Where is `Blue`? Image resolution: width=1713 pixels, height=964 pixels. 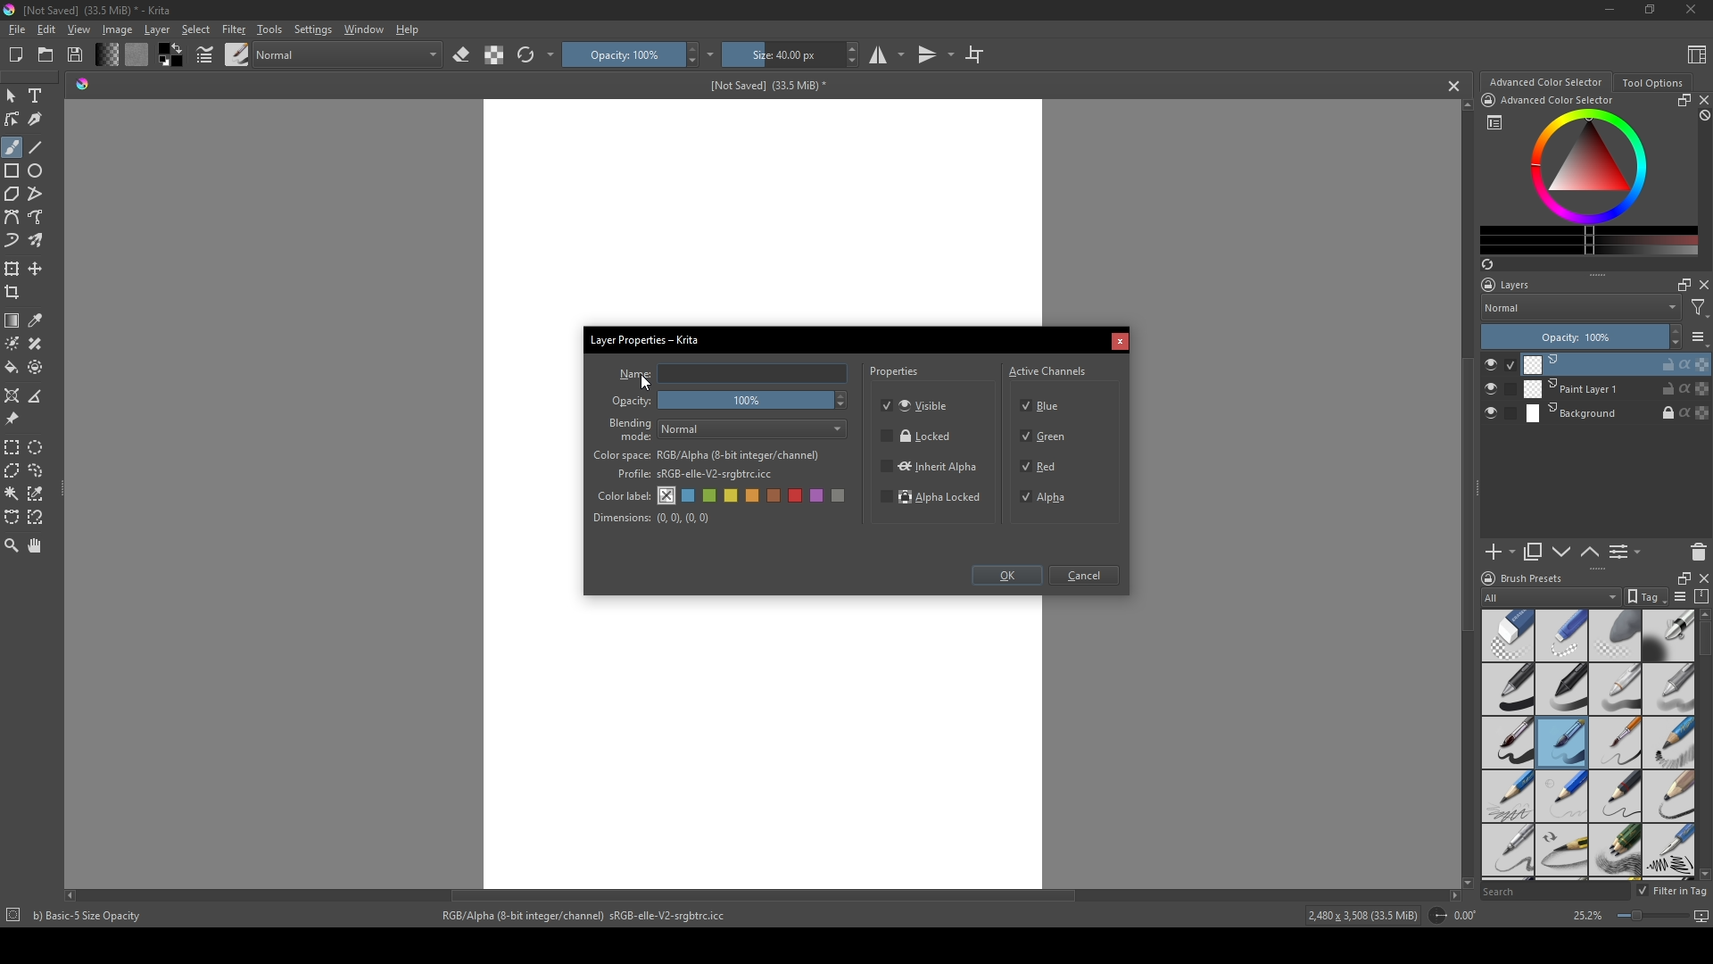 Blue is located at coordinates (1045, 403).